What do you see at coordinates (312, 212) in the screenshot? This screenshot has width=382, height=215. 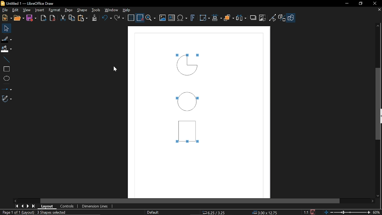 I see `Save` at bounding box center [312, 212].